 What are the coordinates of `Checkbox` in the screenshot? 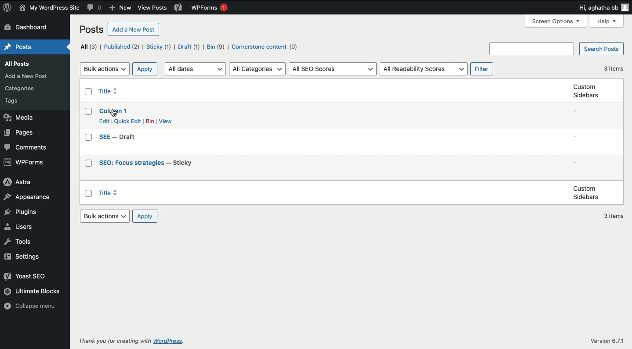 It's located at (89, 92).